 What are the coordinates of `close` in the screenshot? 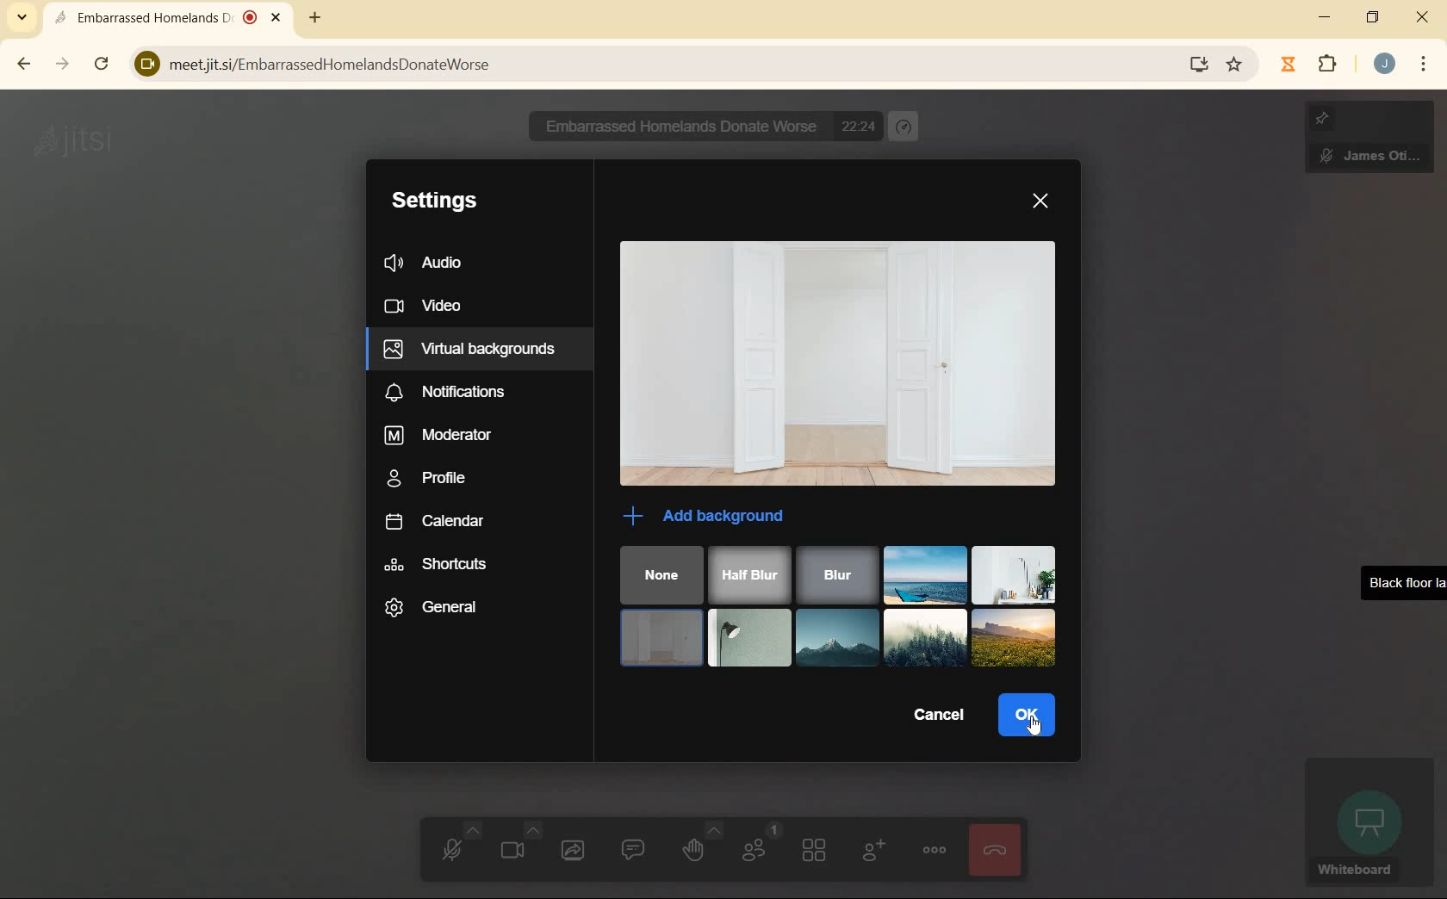 It's located at (1044, 202).